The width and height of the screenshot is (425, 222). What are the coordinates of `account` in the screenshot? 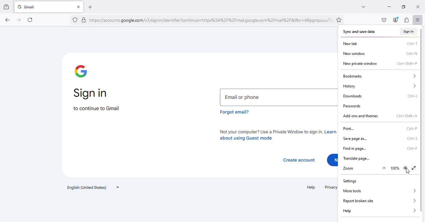 It's located at (395, 20).